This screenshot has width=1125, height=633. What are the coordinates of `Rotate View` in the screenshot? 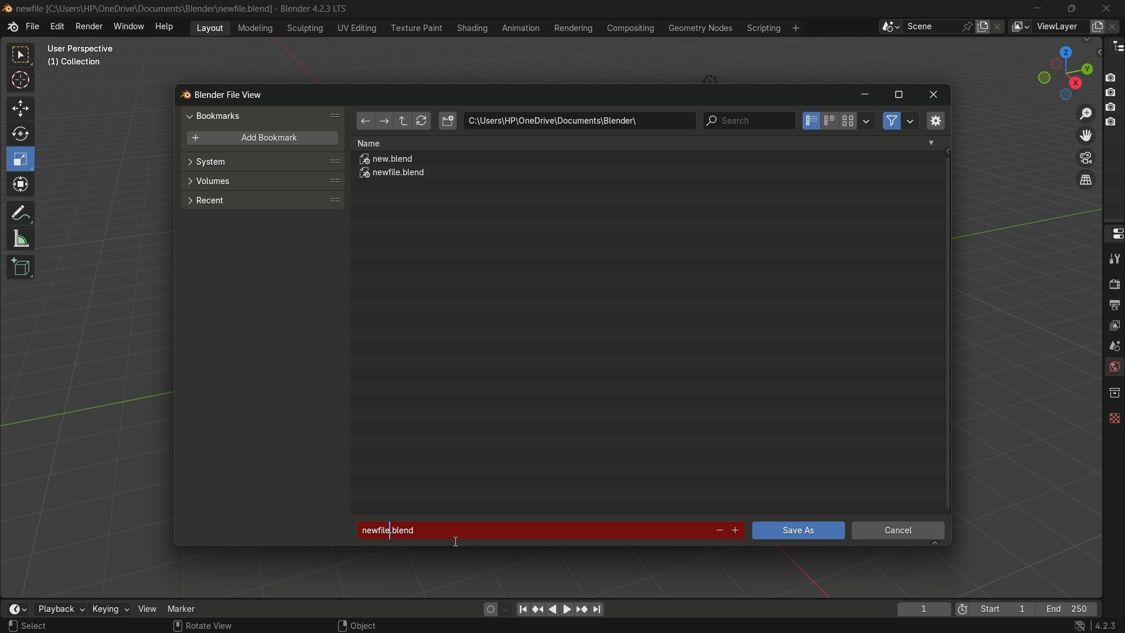 It's located at (203, 626).